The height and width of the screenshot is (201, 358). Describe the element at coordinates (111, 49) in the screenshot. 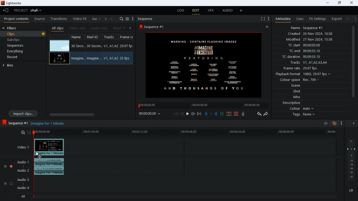

I see `tracks` at that location.